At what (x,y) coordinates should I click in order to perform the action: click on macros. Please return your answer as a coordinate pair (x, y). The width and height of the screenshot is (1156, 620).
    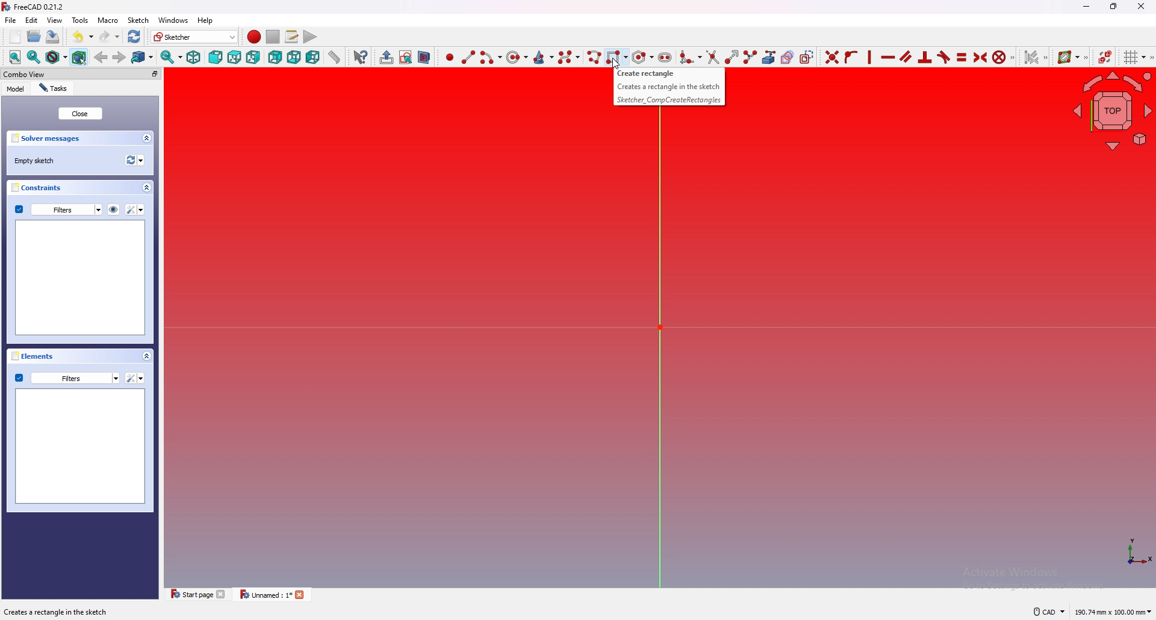
    Looking at the image, I should click on (292, 37).